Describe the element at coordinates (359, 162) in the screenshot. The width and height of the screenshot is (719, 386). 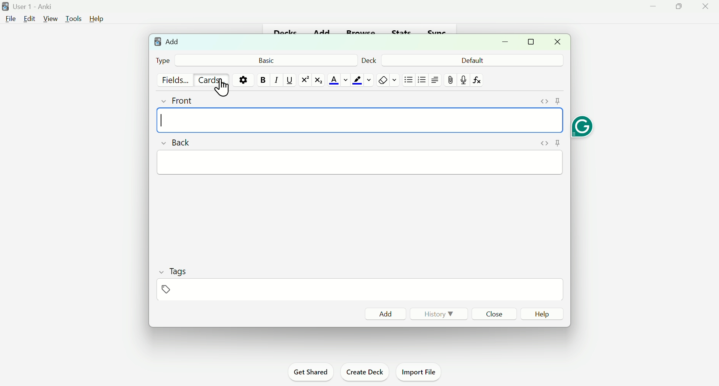
I see `type space` at that location.